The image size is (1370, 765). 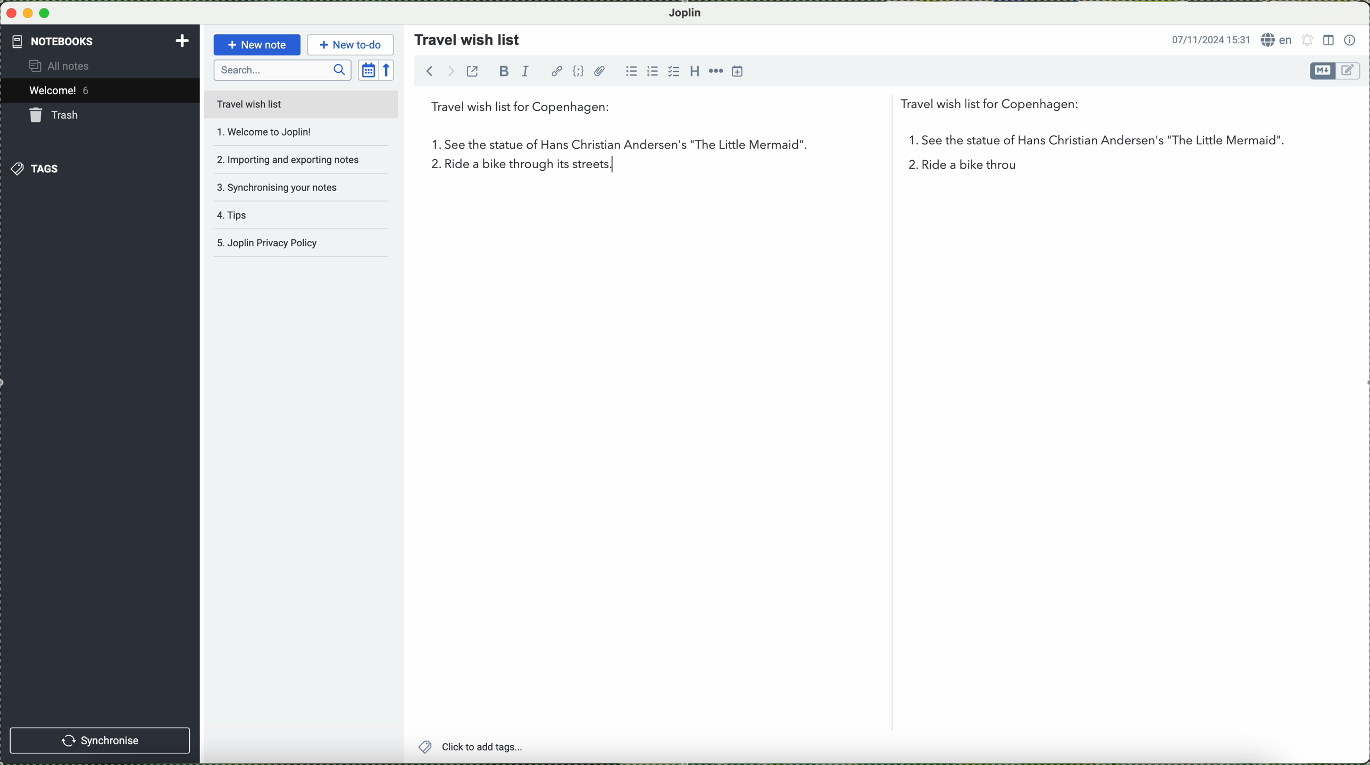 I want to click on new to-do, so click(x=350, y=43).